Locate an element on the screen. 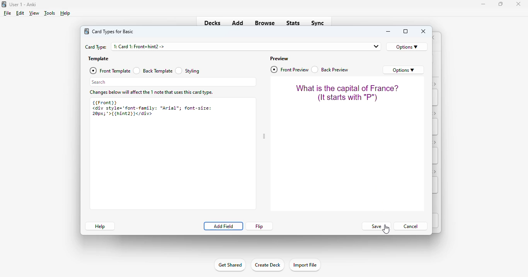 The image size is (528, 277). close is located at coordinates (518, 4).